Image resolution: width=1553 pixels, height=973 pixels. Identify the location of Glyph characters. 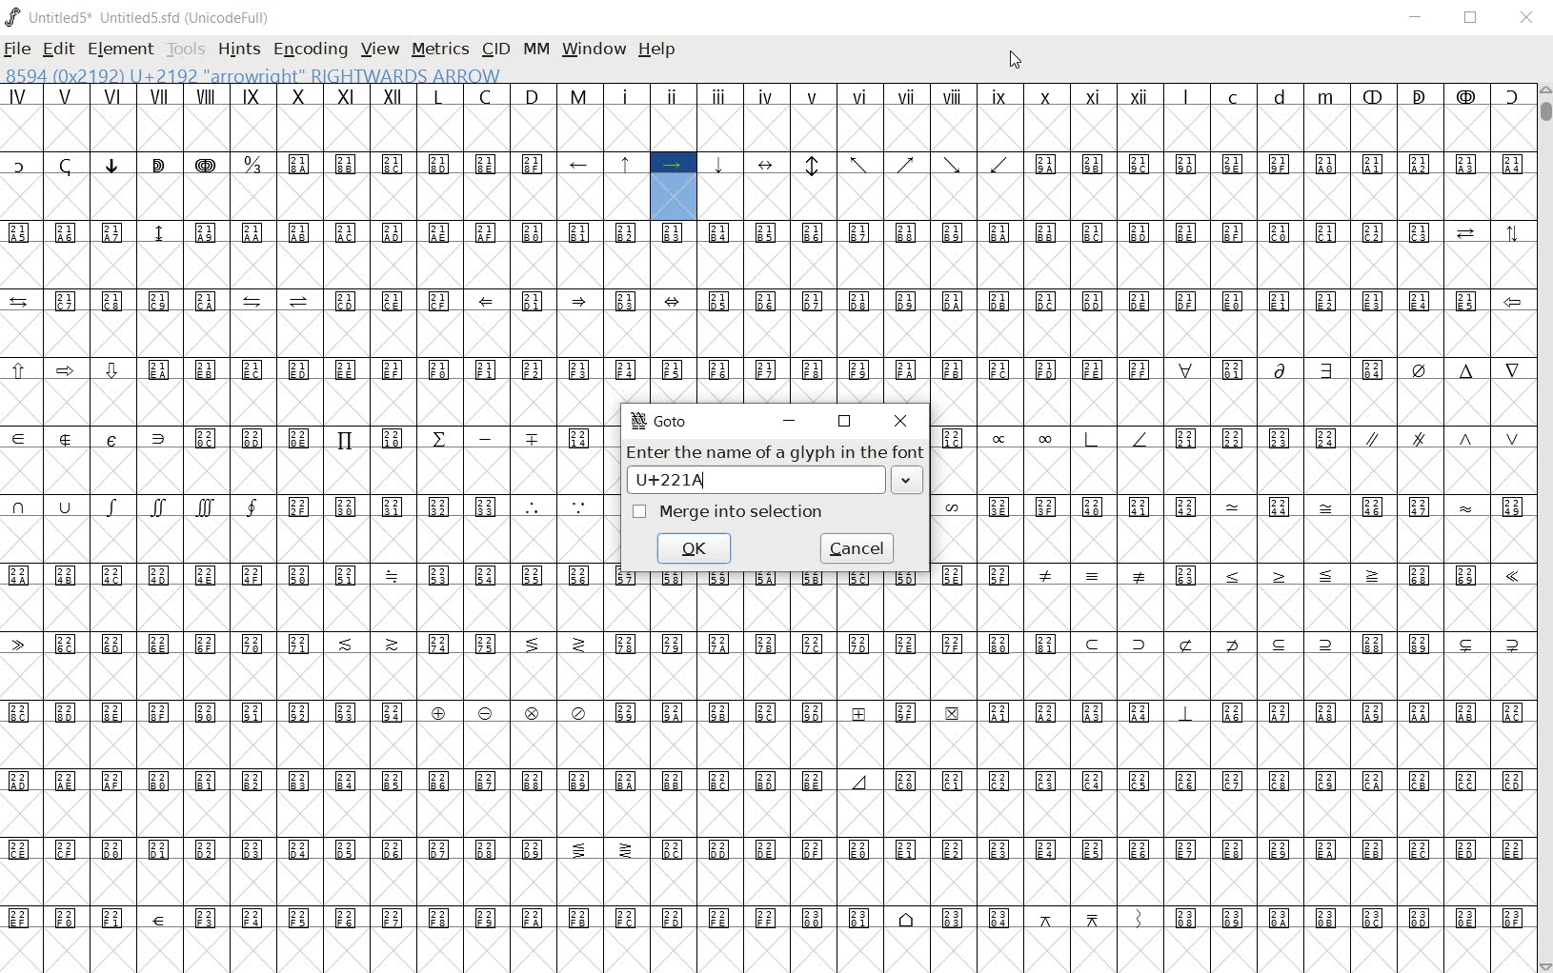
(1231, 528).